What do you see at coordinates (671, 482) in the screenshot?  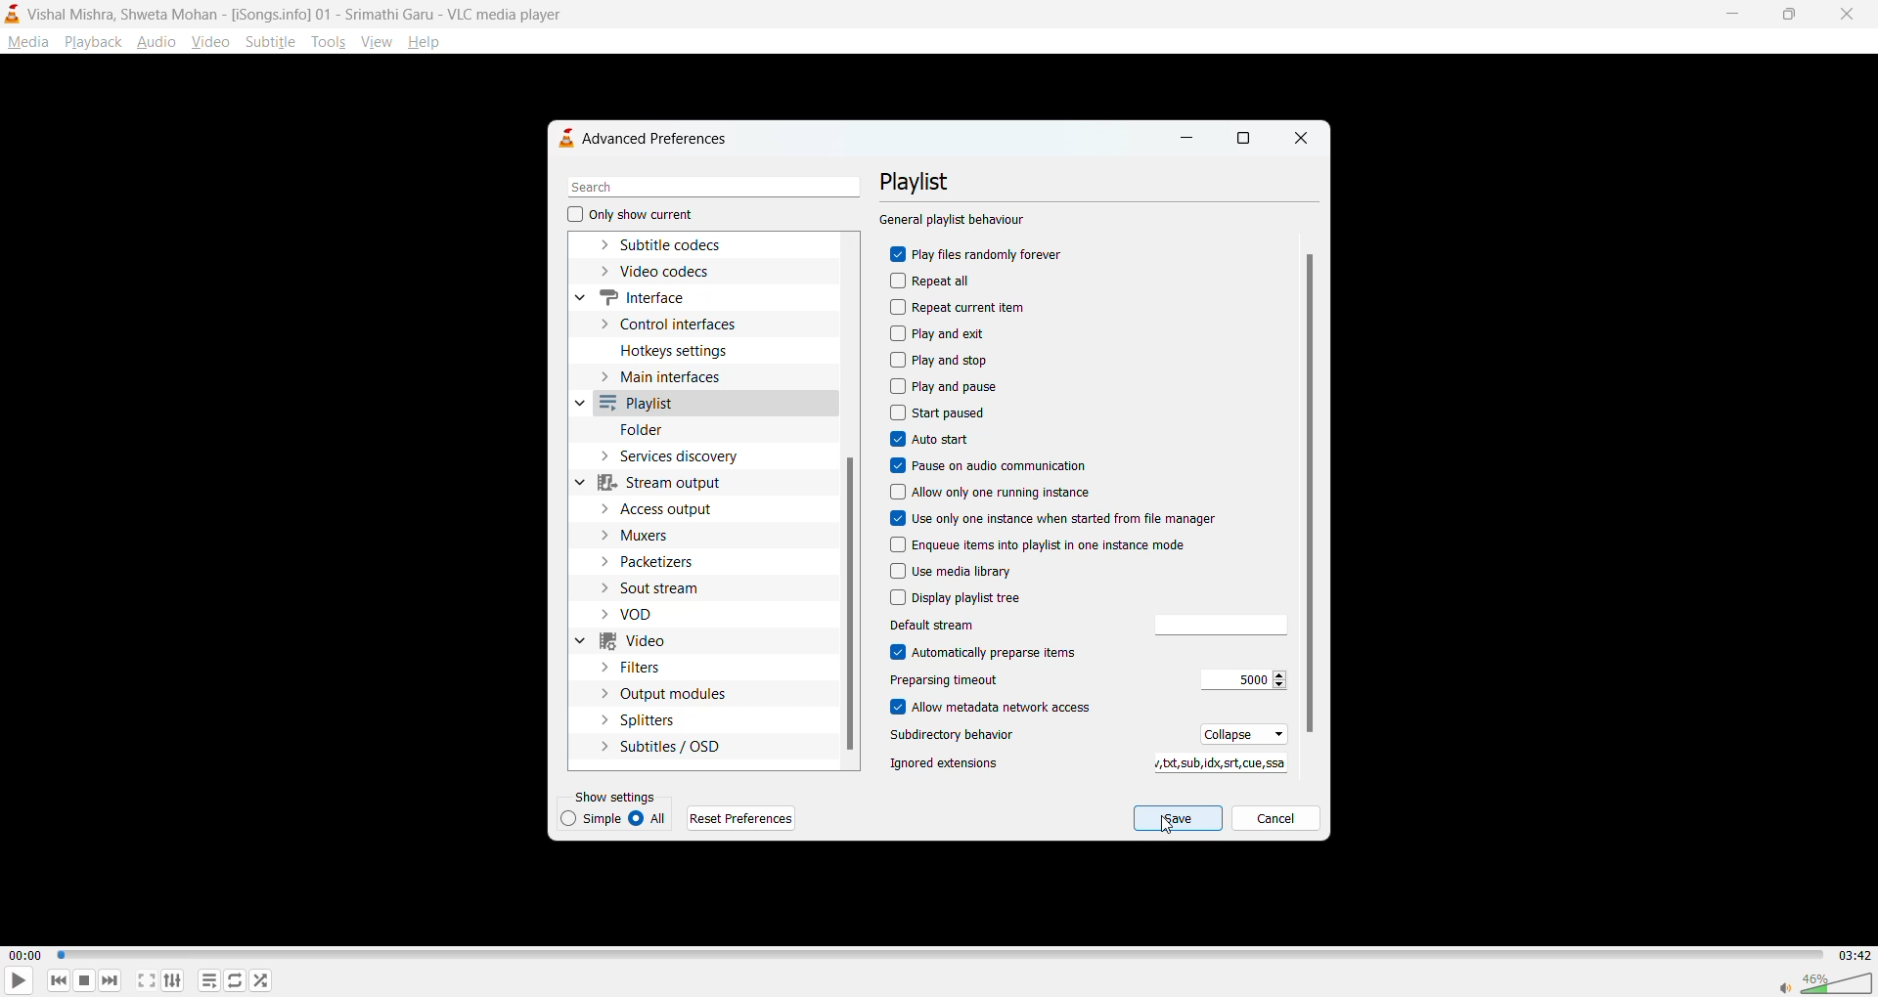 I see `stream  output` at bounding box center [671, 482].